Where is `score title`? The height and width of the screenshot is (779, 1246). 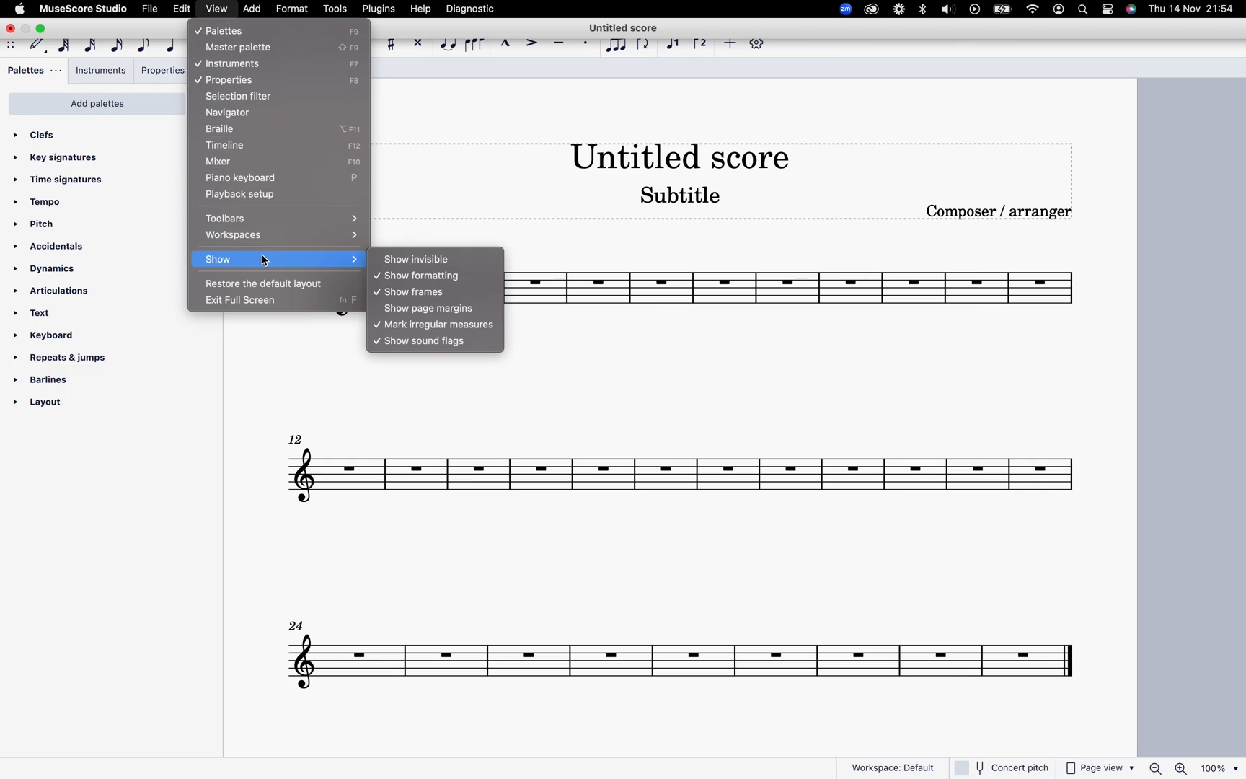 score title is located at coordinates (623, 27).